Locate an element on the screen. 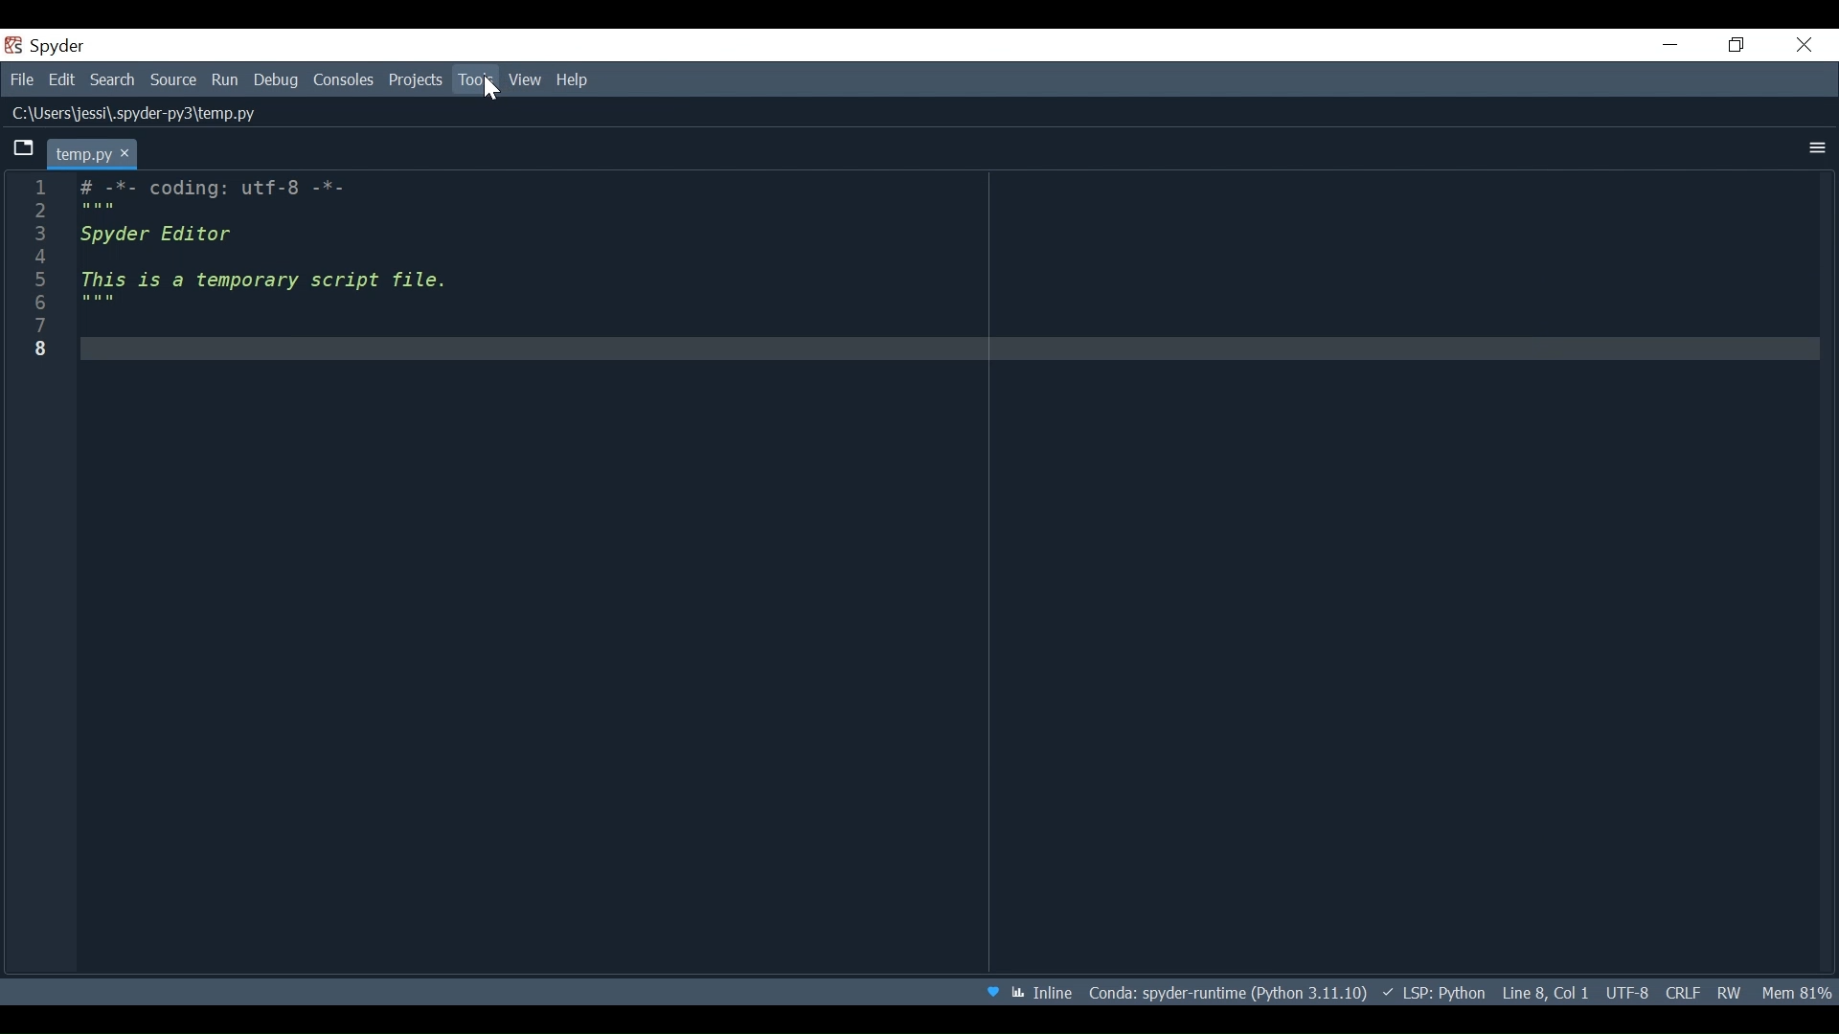  Close is located at coordinates (1805, 43).